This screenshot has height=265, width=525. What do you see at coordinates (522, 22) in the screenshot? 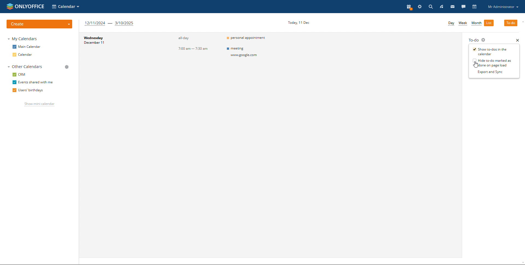
I see `scroll up` at bounding box center [522, 22].